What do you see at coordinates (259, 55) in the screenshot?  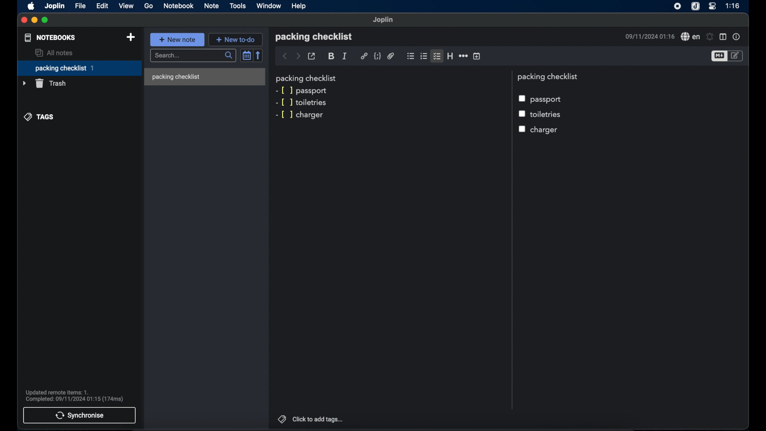 I see `reverse sort order` at bounding box center [259, 55].